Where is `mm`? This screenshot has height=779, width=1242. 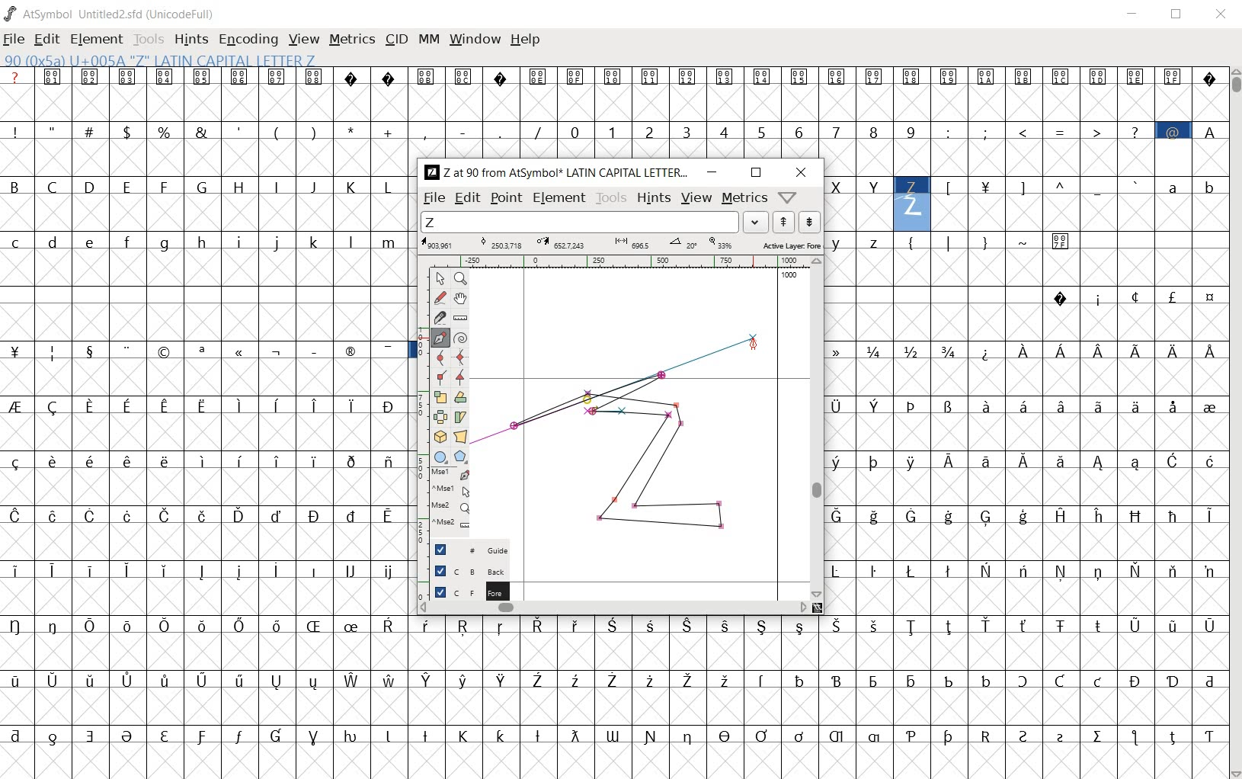 mm is located at coordinates (429, 39).